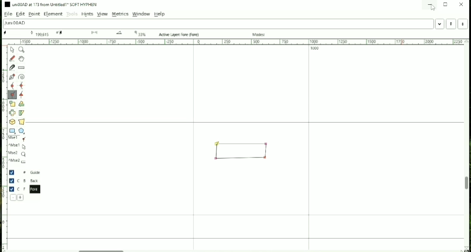 The image size is (471, 252). I want to click on Rotate the selection in 3D and project back to plane, so click(12, 122).